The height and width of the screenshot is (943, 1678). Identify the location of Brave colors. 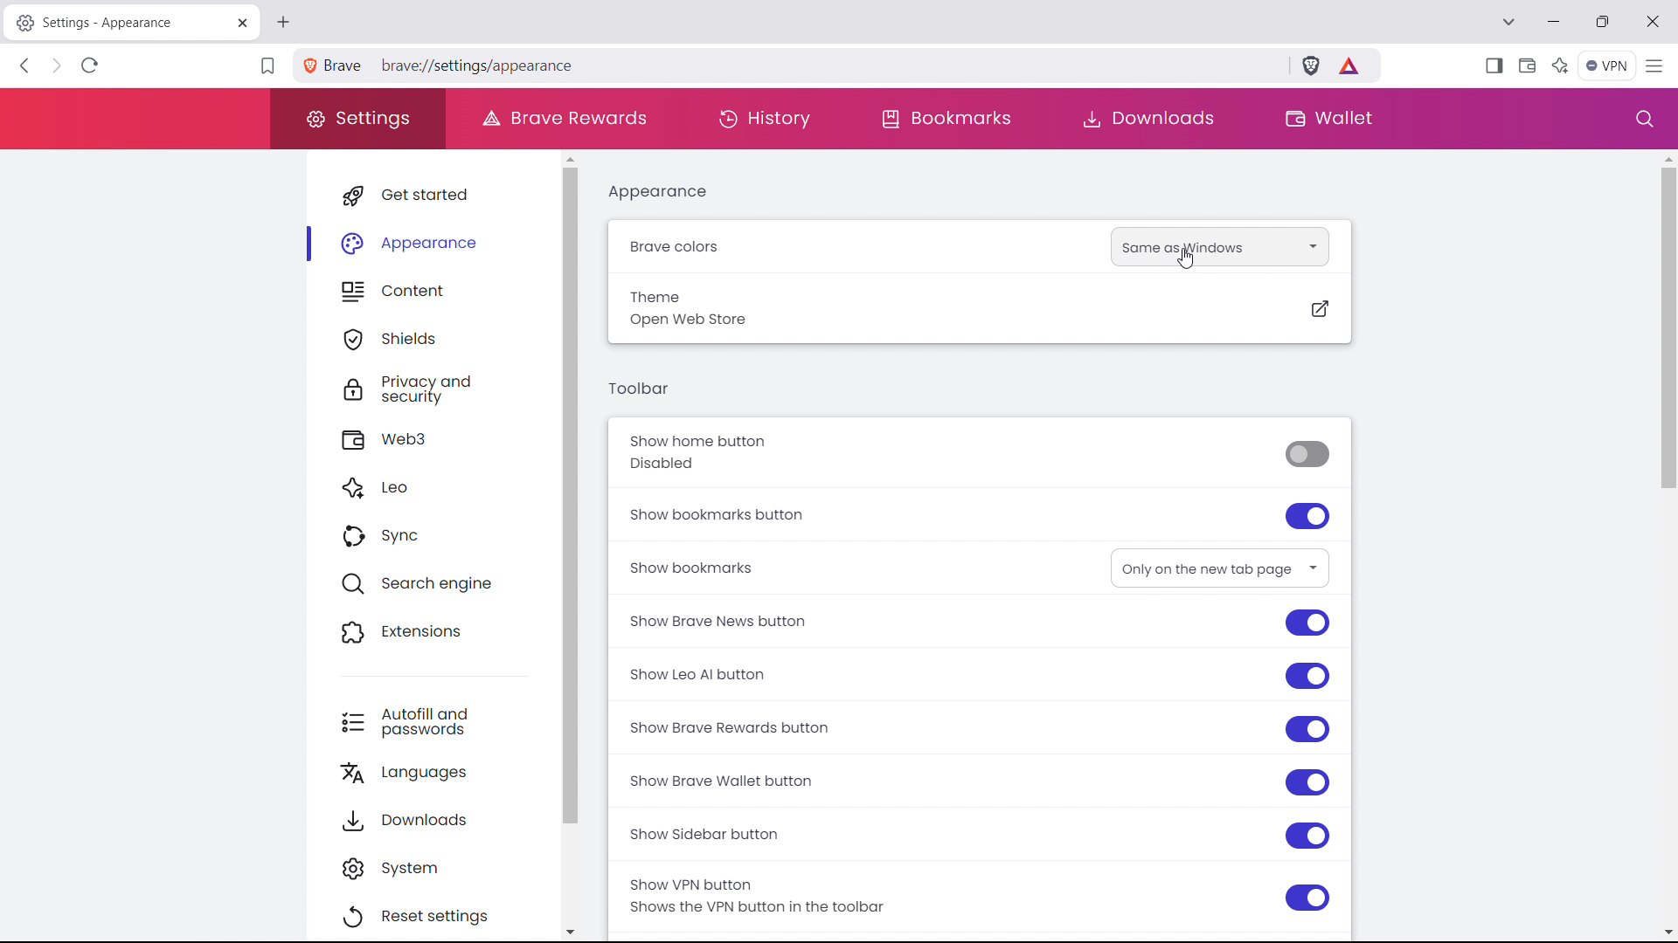
(728, 251).